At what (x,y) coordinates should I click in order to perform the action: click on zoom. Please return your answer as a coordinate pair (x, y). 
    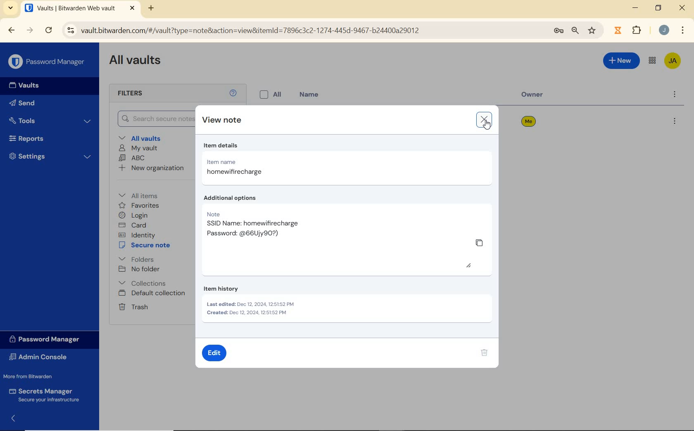
    Looking at the image, I should click on (575, 31).